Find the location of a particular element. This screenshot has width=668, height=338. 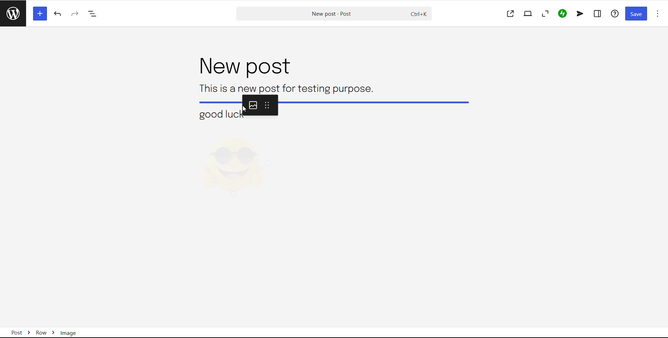

text block 1 is located at coordinates (285, 88).